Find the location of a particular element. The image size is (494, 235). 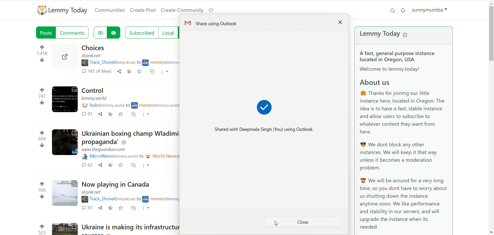

link is located at coordinates (110, 208).